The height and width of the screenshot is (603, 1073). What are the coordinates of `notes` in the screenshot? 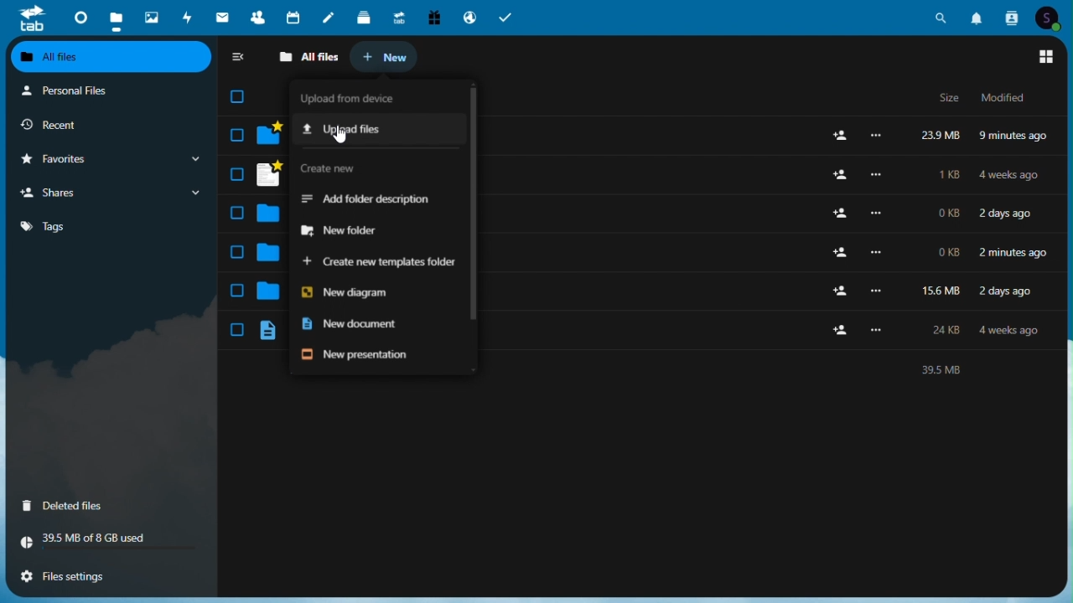 It's located at (332, 16).